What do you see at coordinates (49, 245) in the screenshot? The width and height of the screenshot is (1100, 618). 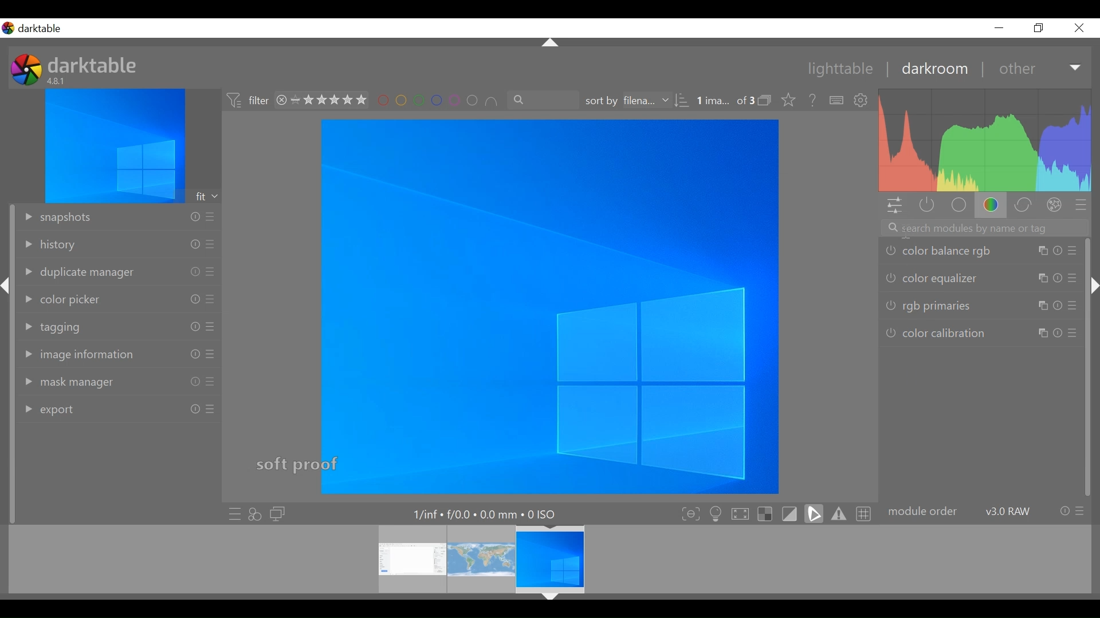 I see `history` at bounding box center [49, 245].